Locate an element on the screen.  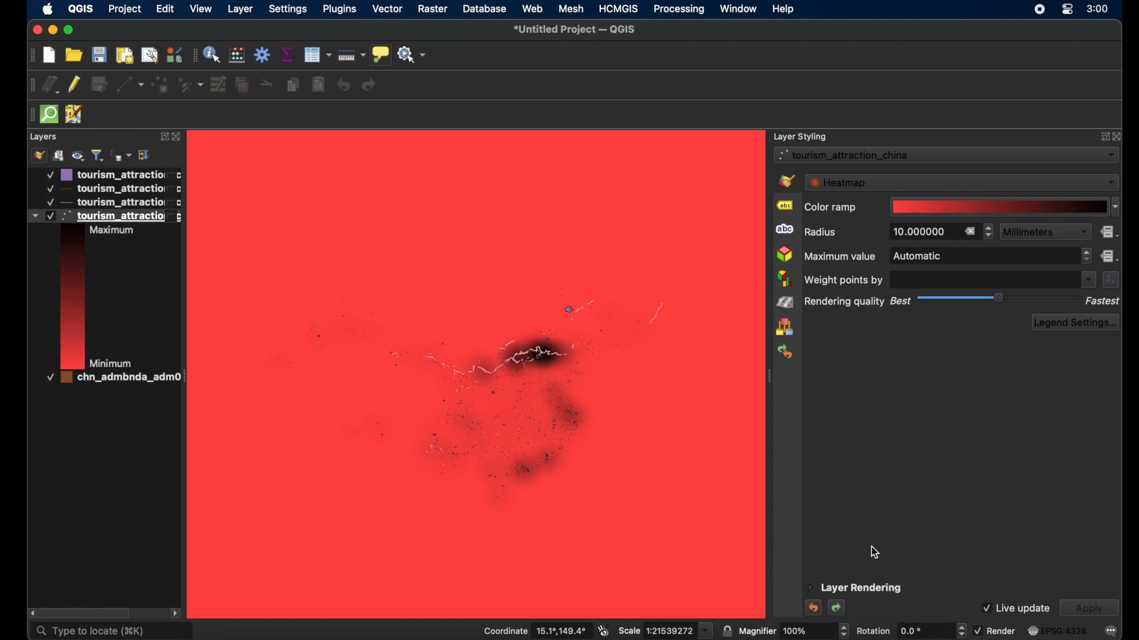
drag handle is located at coordinates (32, 56).